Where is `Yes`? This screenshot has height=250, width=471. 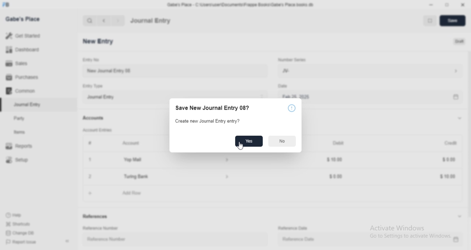
Yes is located at coordinates (249, 140).